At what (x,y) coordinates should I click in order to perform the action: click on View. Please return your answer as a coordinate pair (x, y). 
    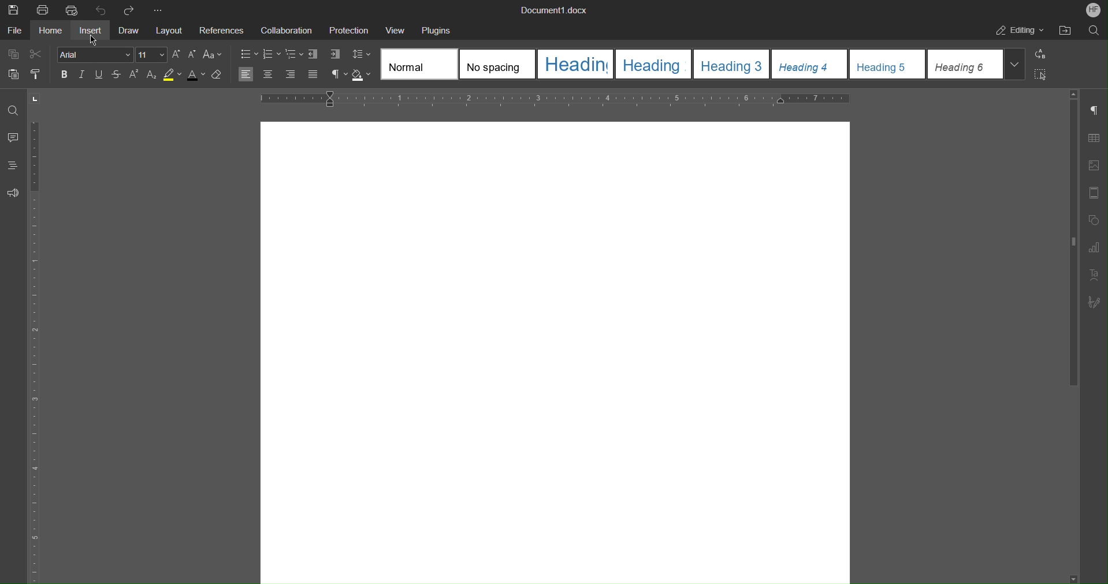
    Looking at the image, I should click on (398, 29).